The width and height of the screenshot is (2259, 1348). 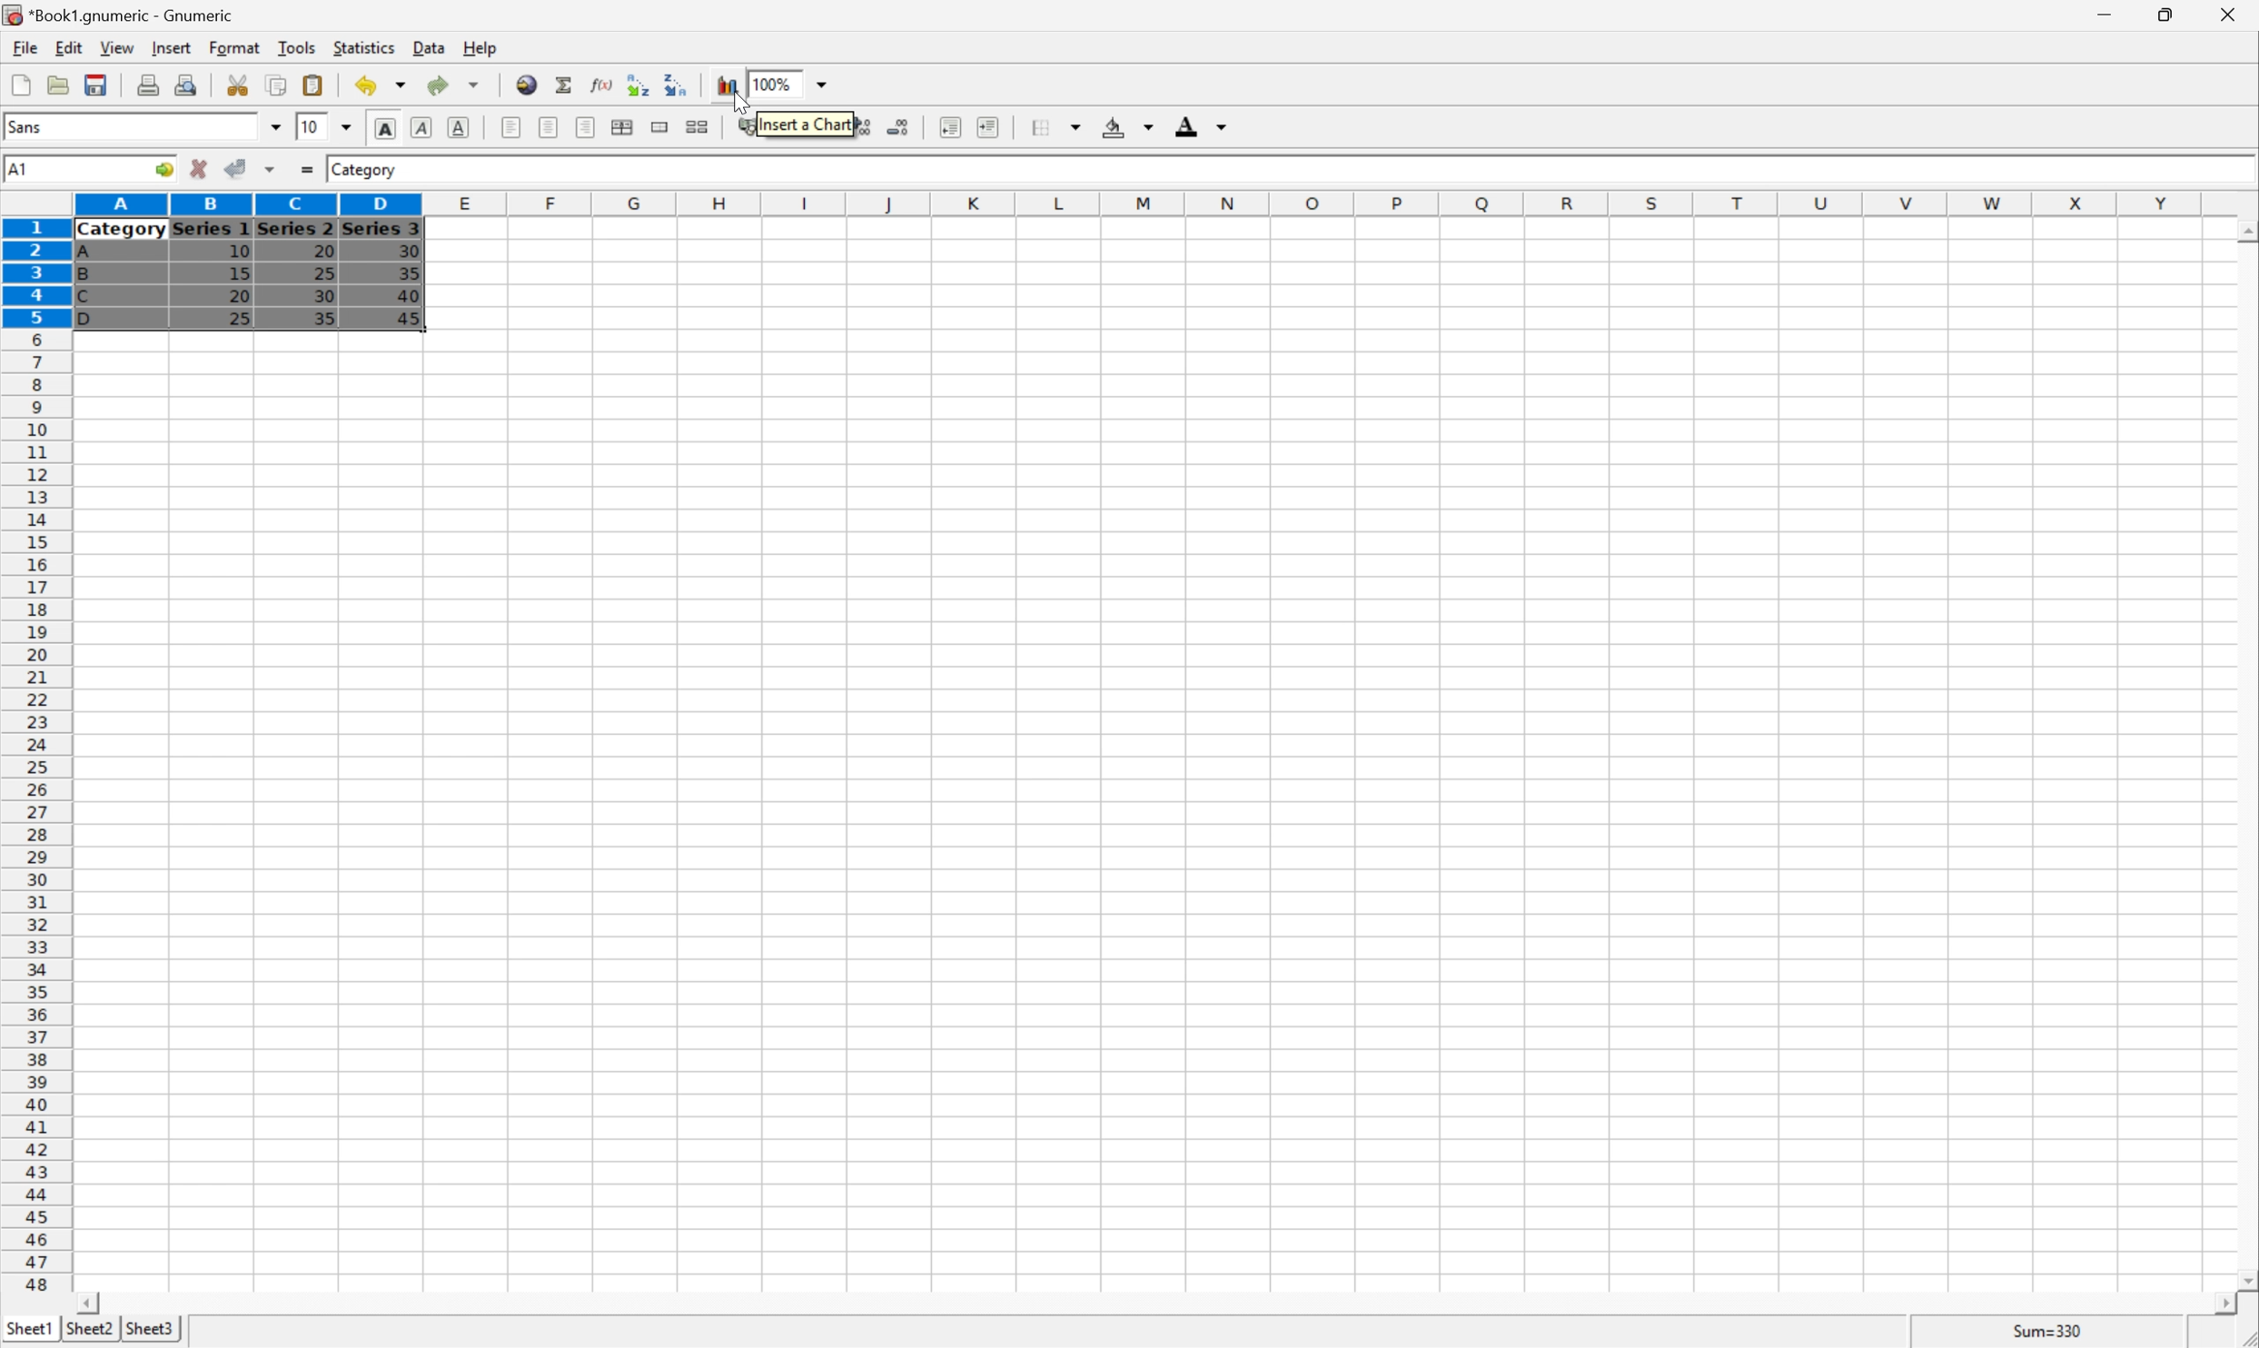 What do you see at coordinates (2244, 1283) in the screenshot?
I see `Scroll Down` at bounding box center [2244, 1283].